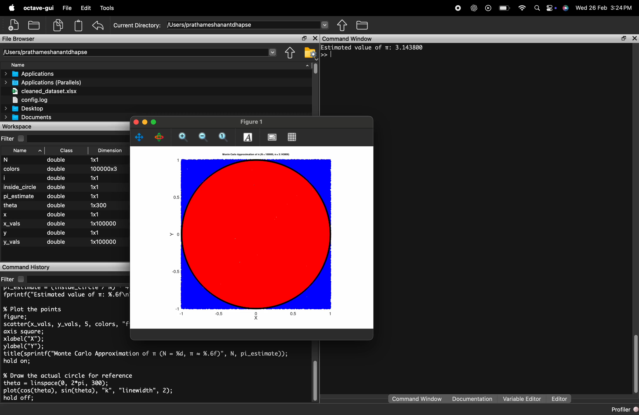  Describe the element at coordinates (316, 266) in the screenshot. I see `Close` at that location.